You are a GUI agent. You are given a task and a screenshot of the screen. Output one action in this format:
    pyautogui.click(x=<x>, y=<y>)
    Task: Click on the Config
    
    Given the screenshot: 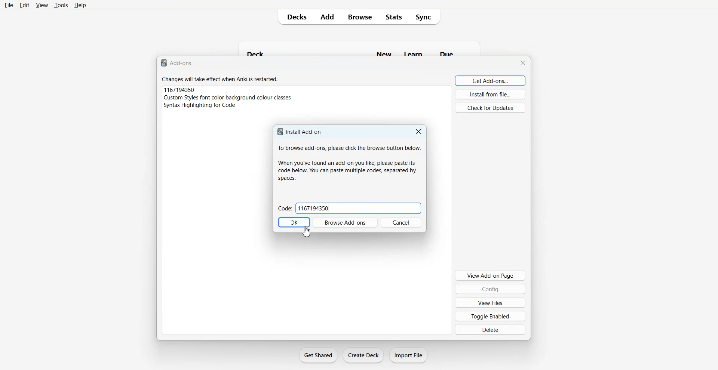 What is the action you would take?
    pyautogui.click(x=491, y=289)
    